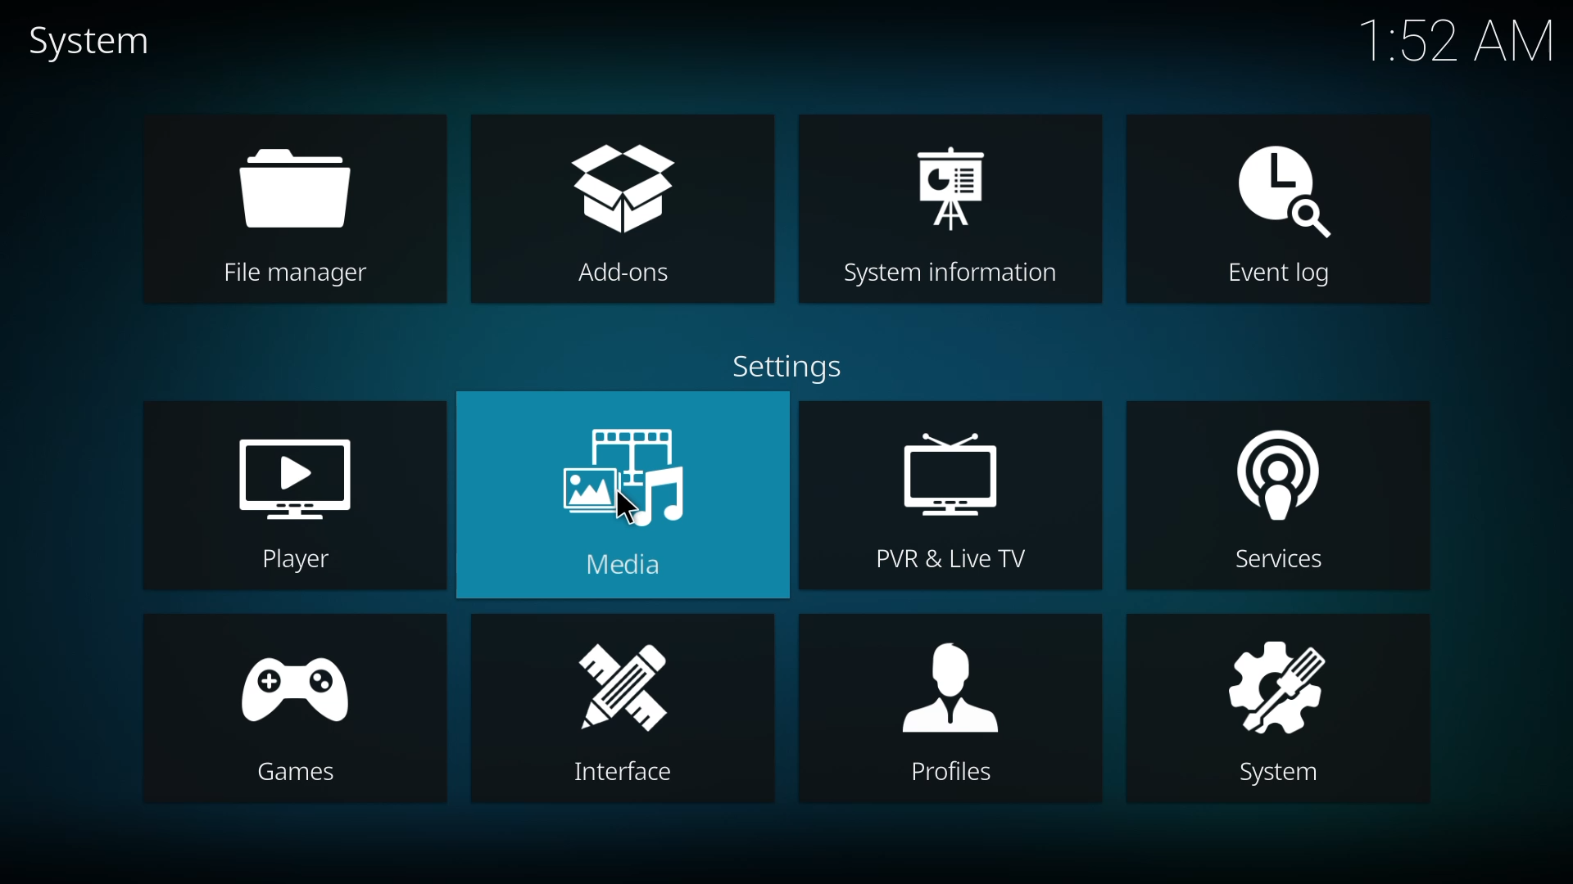 The width and height of the screenshot is (1573, 884). What do you see at coordinates (630, 507) in the screenshot?
I see `cursor` at bounding box center [630, 507].